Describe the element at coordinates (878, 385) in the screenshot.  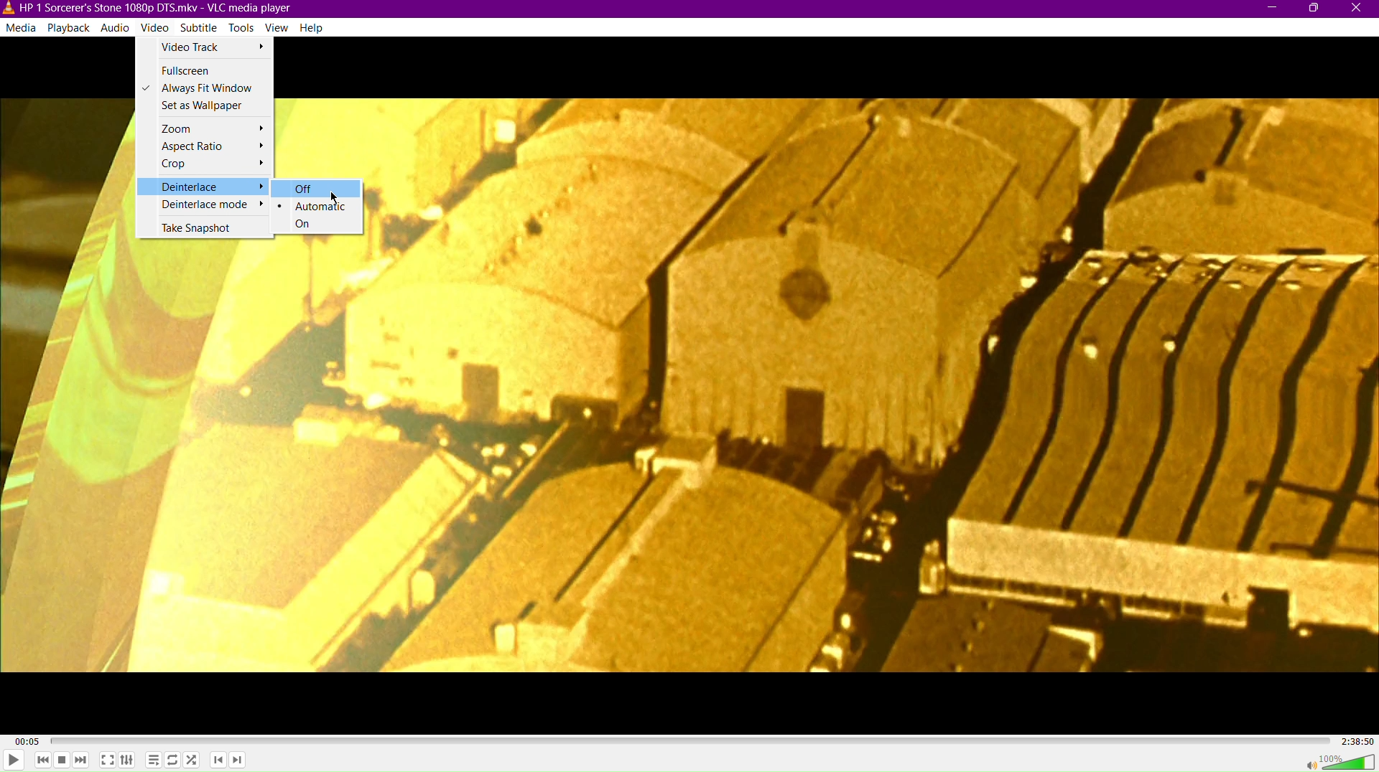
I see `Video Display` at that location.